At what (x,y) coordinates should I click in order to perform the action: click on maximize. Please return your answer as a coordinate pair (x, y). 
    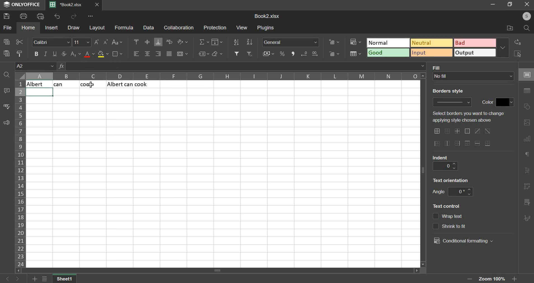
    Looking at the image, I should click on (511, 5).